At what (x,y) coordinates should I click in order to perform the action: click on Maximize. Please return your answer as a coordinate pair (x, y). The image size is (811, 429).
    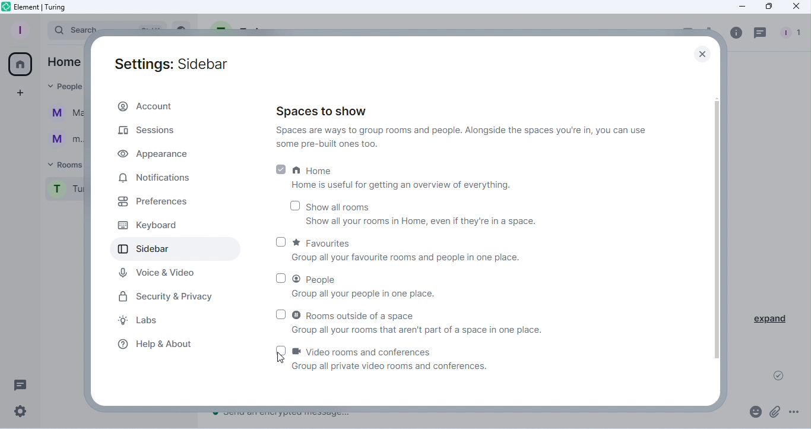
    Looking at the image, I should click on (769, 7).